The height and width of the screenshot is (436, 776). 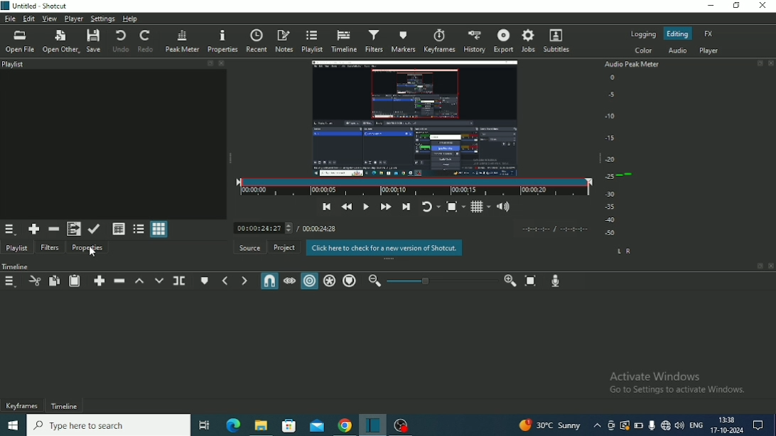 I want to click on Playlist, so click(x=311, y=41).